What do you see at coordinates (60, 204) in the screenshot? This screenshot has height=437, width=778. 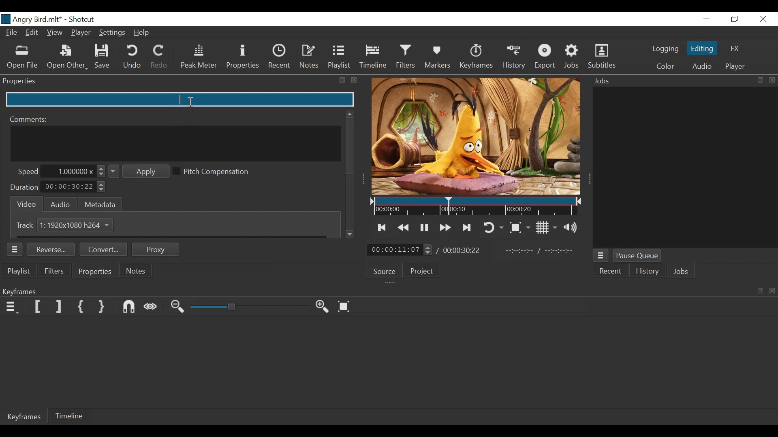 I see `Audio` at bounding box center [60, 204].